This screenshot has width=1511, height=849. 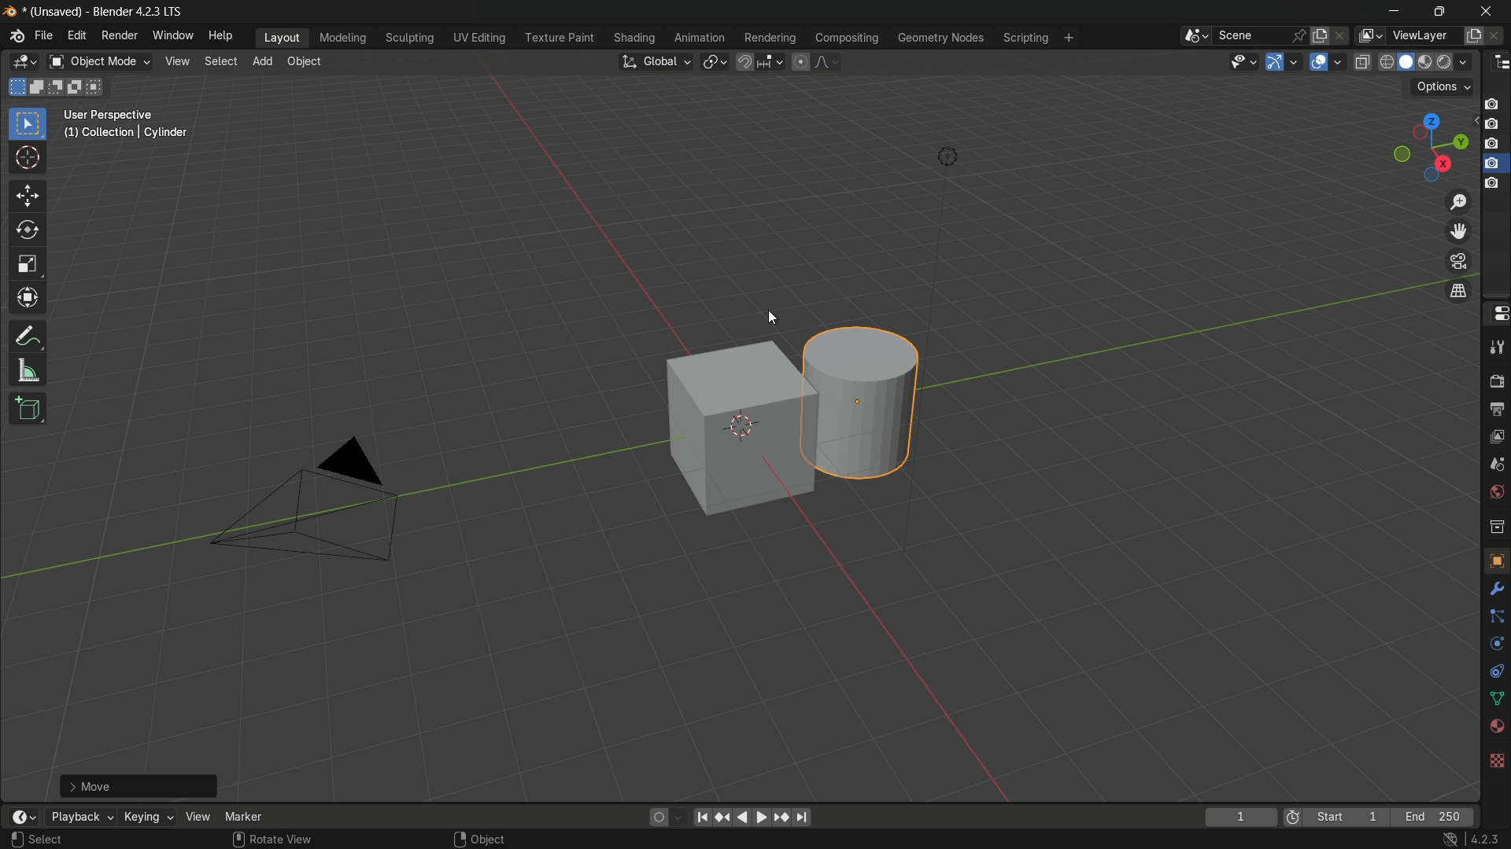 What do you see at coordinates (30, 336) in the screenshot?
I see `annotate` at bounding box center [30, 336].